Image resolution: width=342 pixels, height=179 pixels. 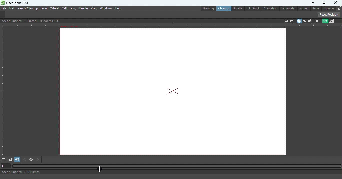 What do you see at coordinates (38, 159) in the screenshot?
I see `Next key` at bounding box center [38, 159].